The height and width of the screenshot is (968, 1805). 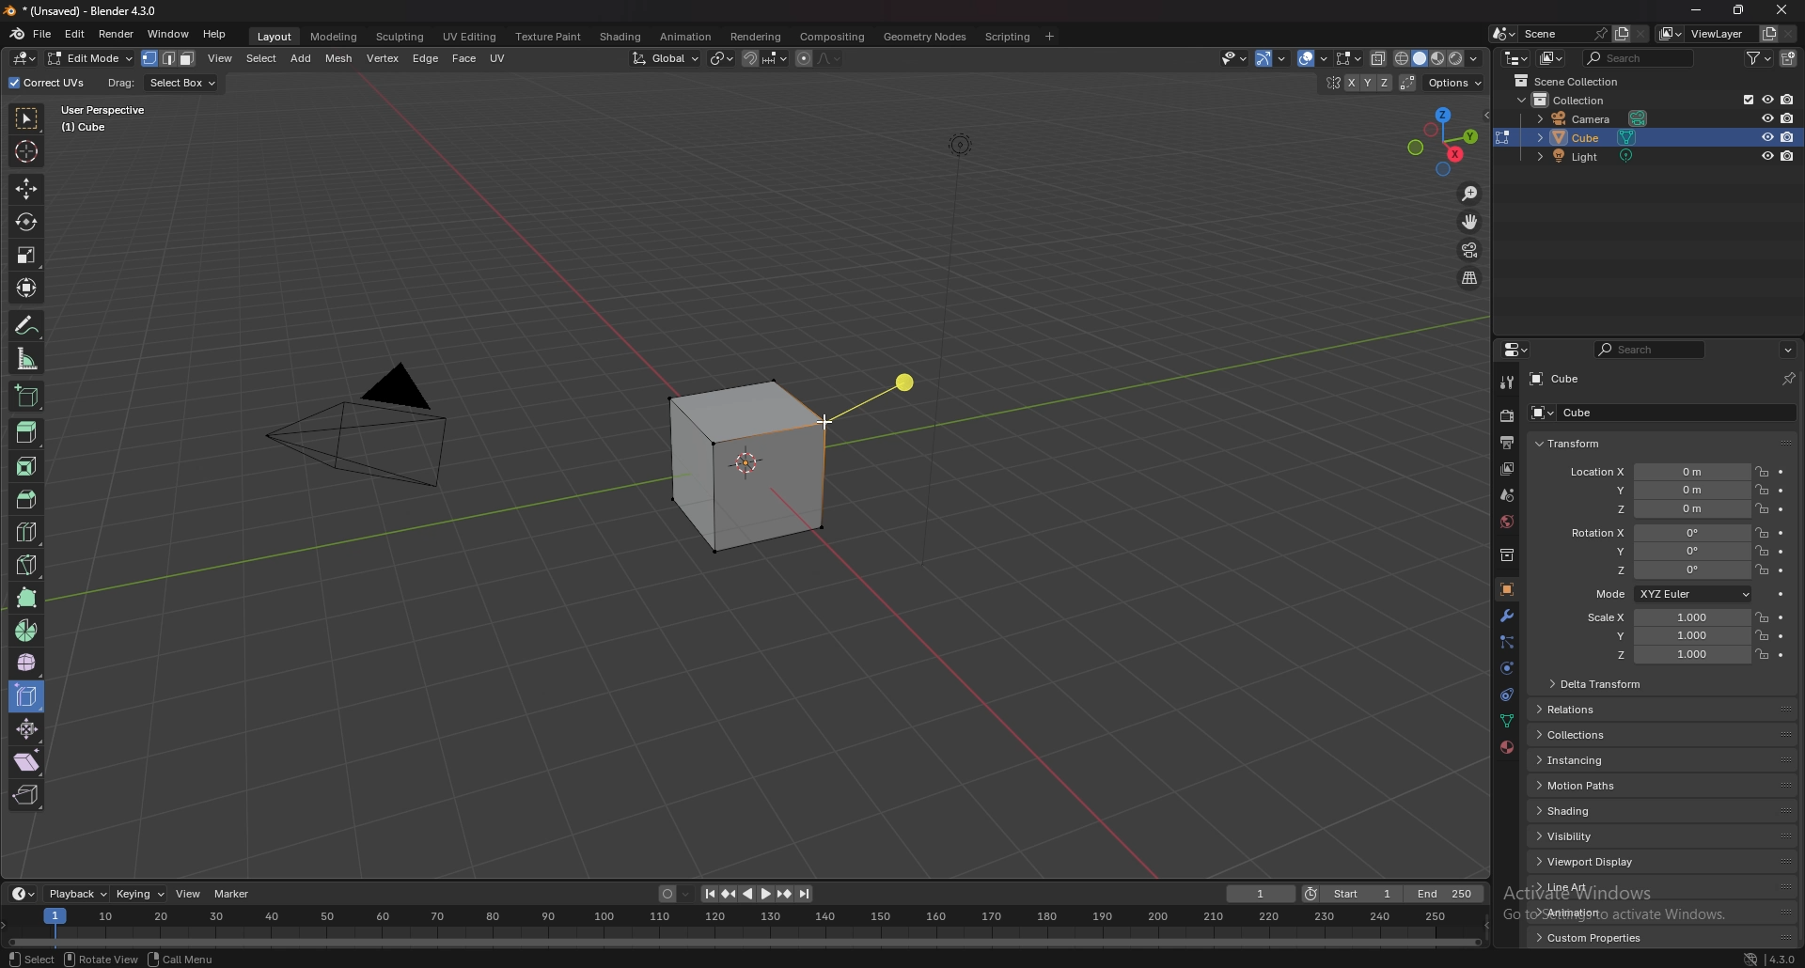 What do you see at coordinates (1263, 59) in the screenshot?
I see `selectibility and visibility` at bounding box center [1263, 59].